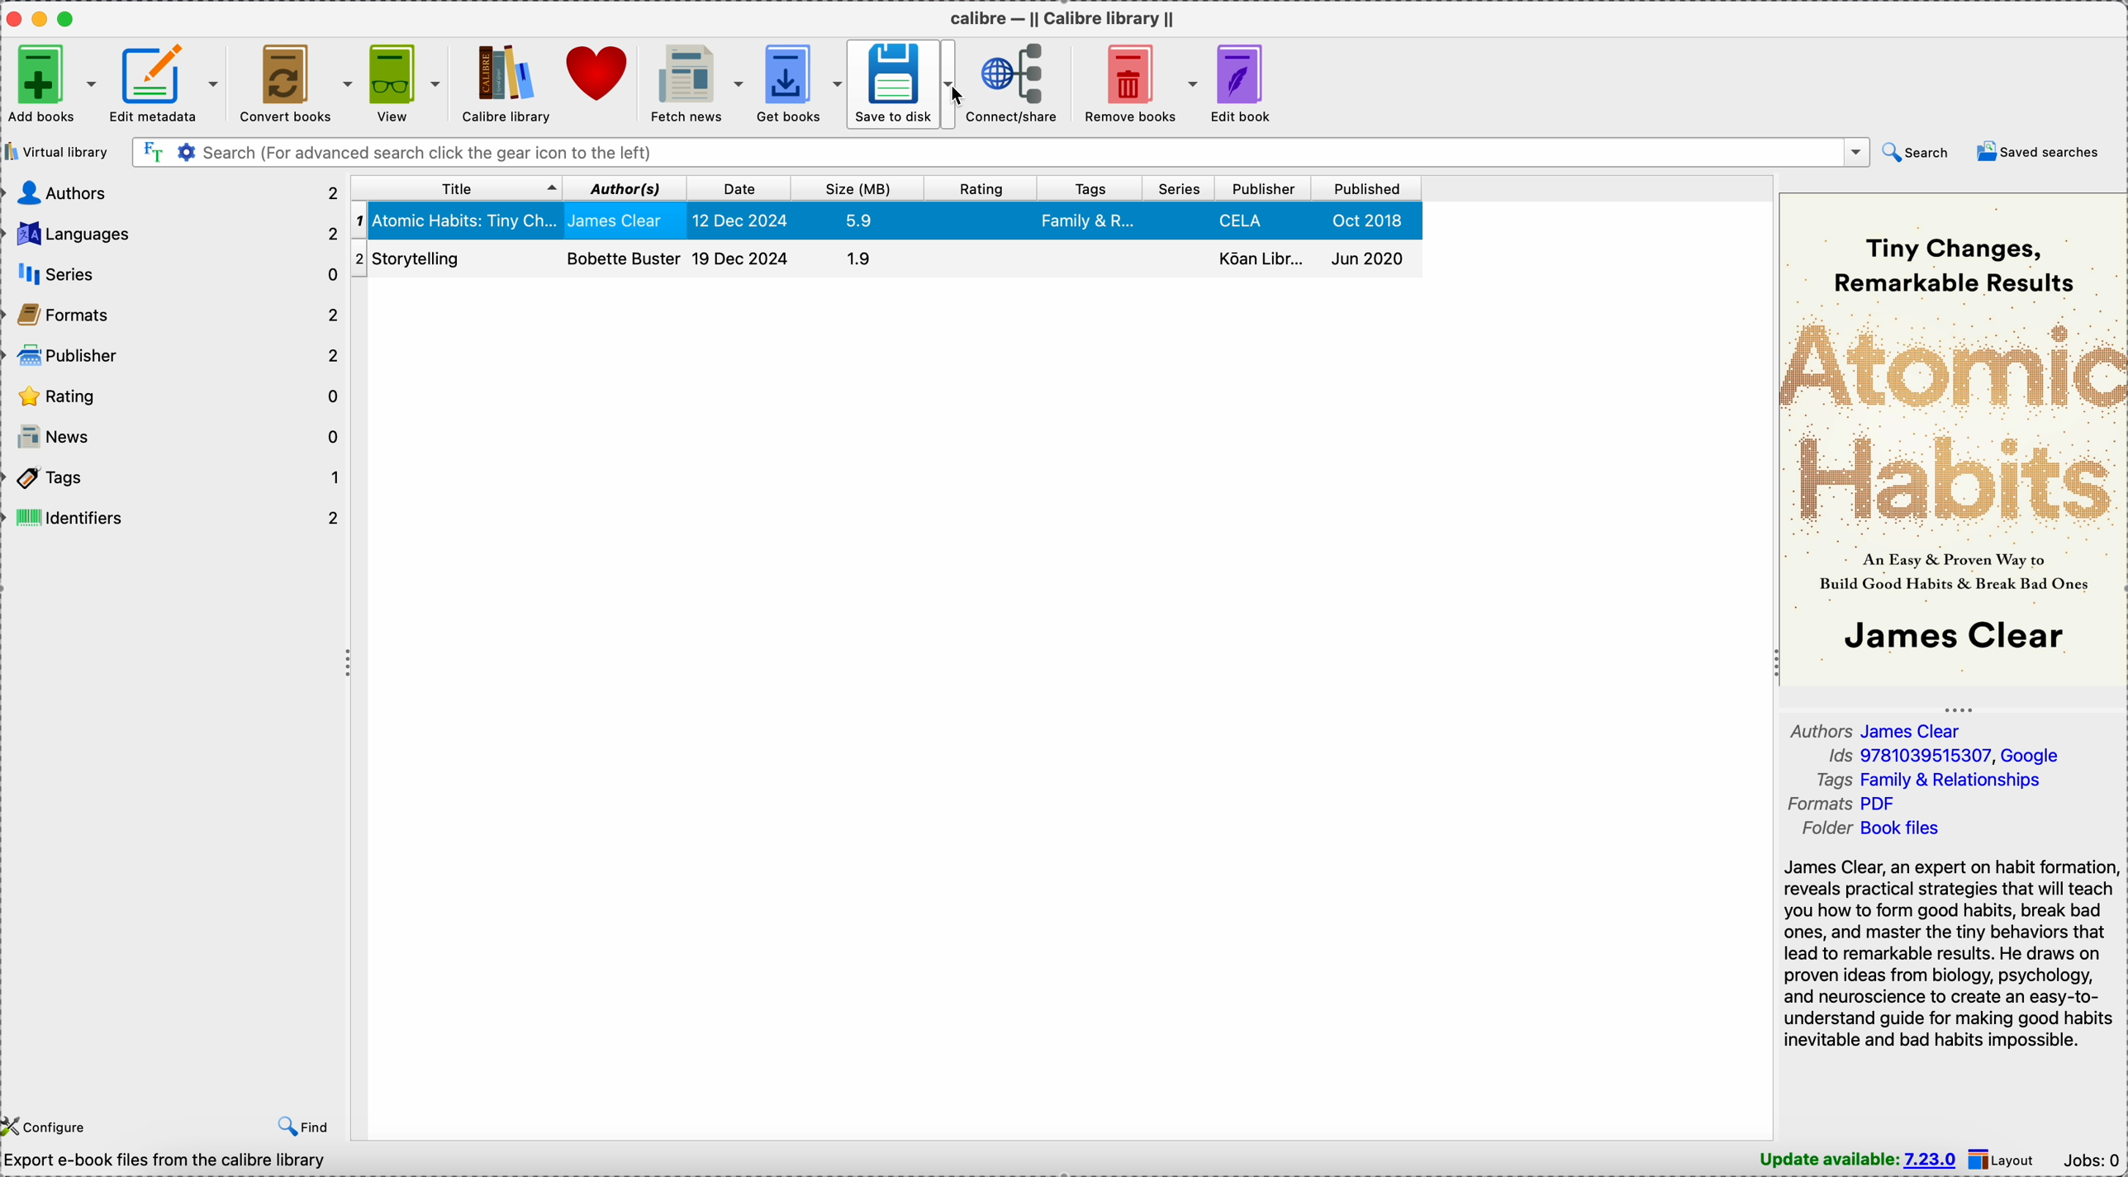 This screenshot has width=2128, height=1177. I want to click on view, so click(403, 82).